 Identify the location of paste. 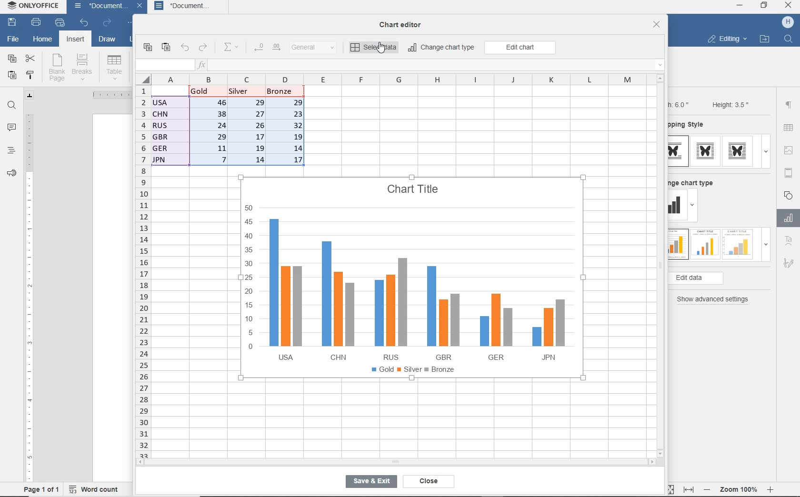
(12, 76).